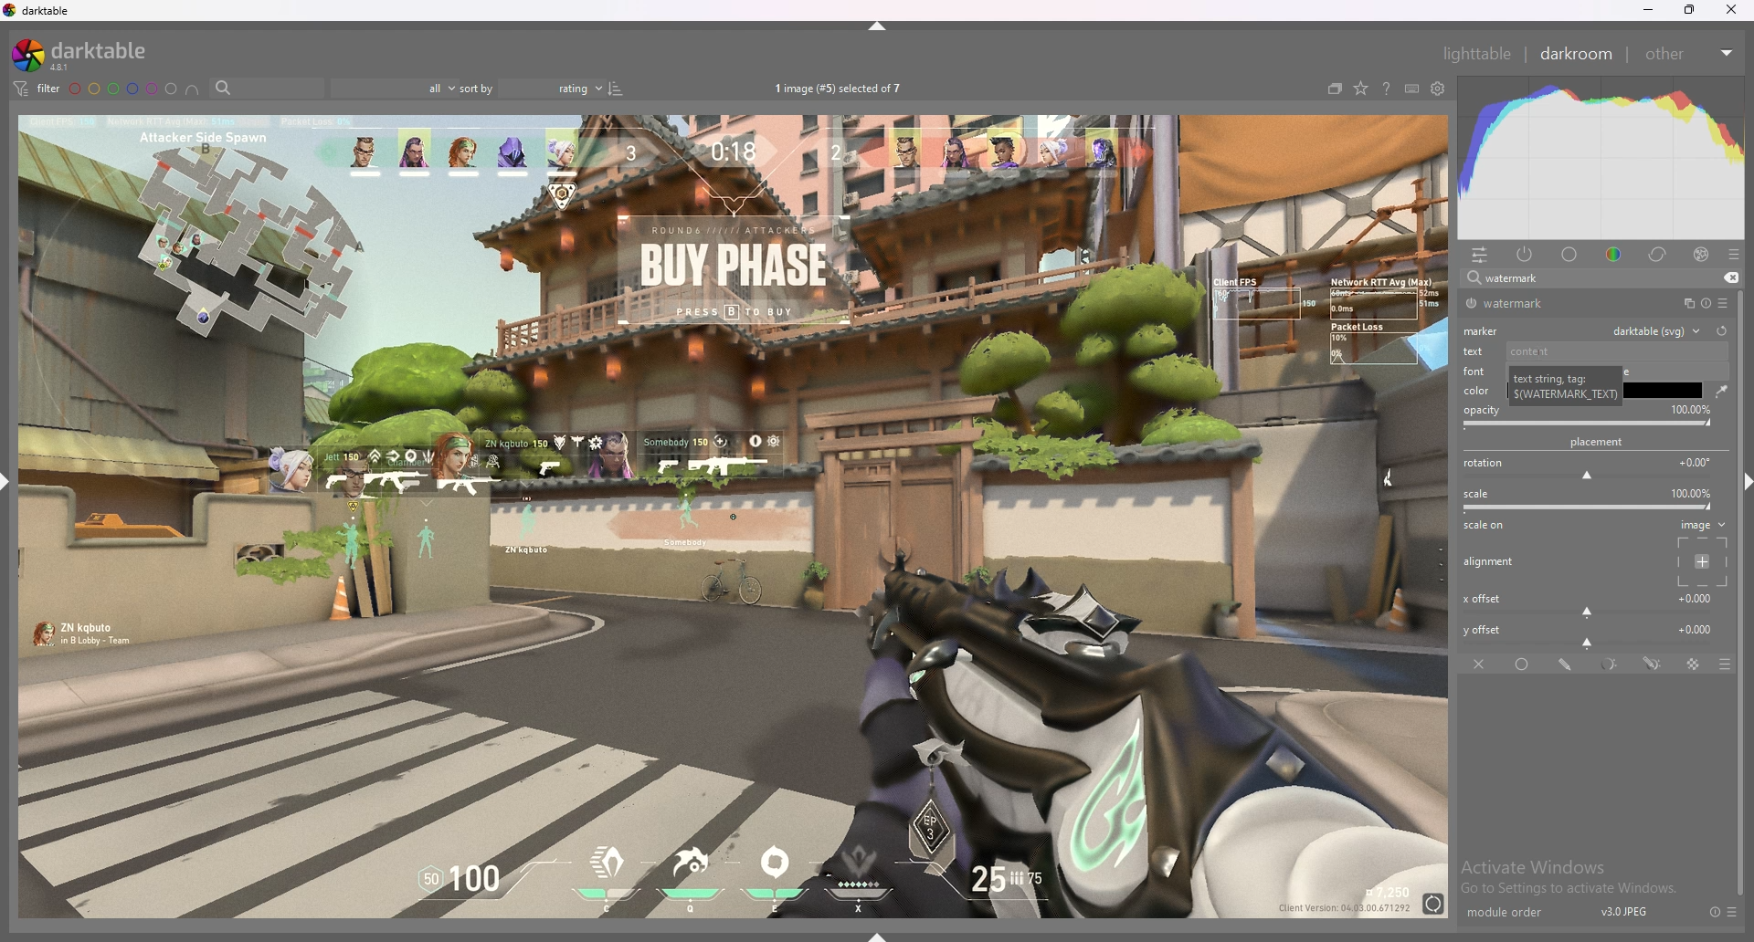 The height and width of the screenshot is (942, 1754). What do you see at coordinates (1489, 527) in the screenshot?
I see `scale on` at bounding box center [1489, 527].